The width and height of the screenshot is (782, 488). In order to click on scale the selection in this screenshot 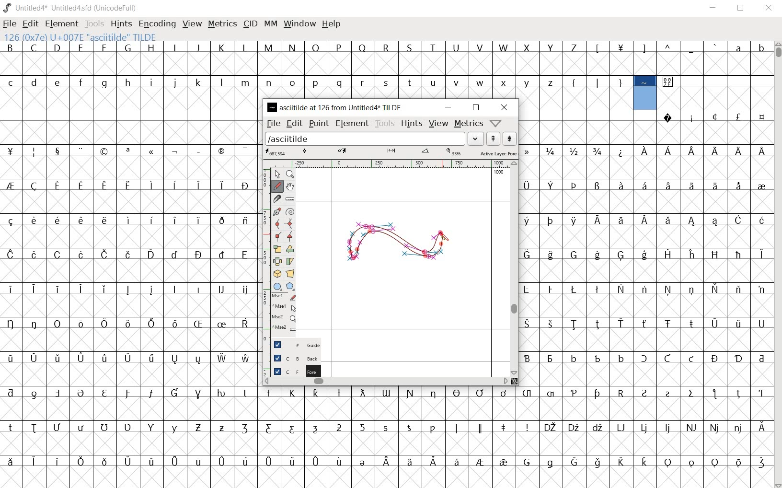, I will do `click(277, 249)`.